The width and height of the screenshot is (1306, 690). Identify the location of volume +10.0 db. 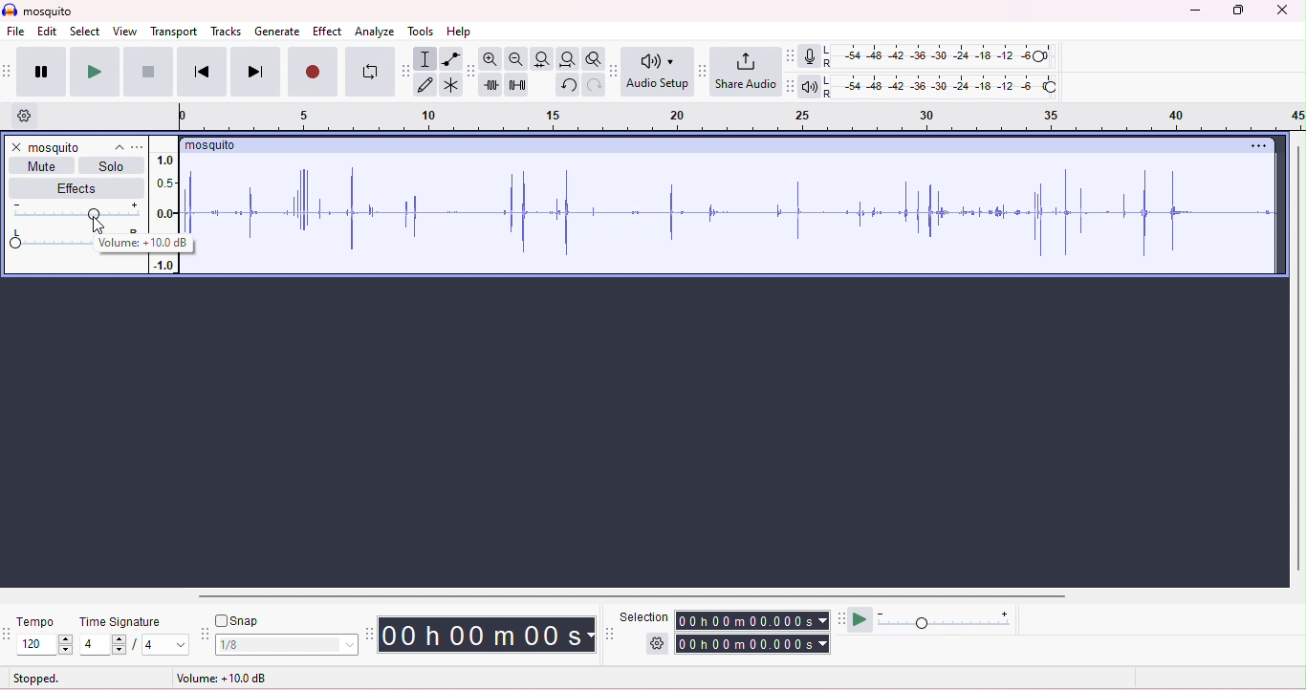
(223, 678).